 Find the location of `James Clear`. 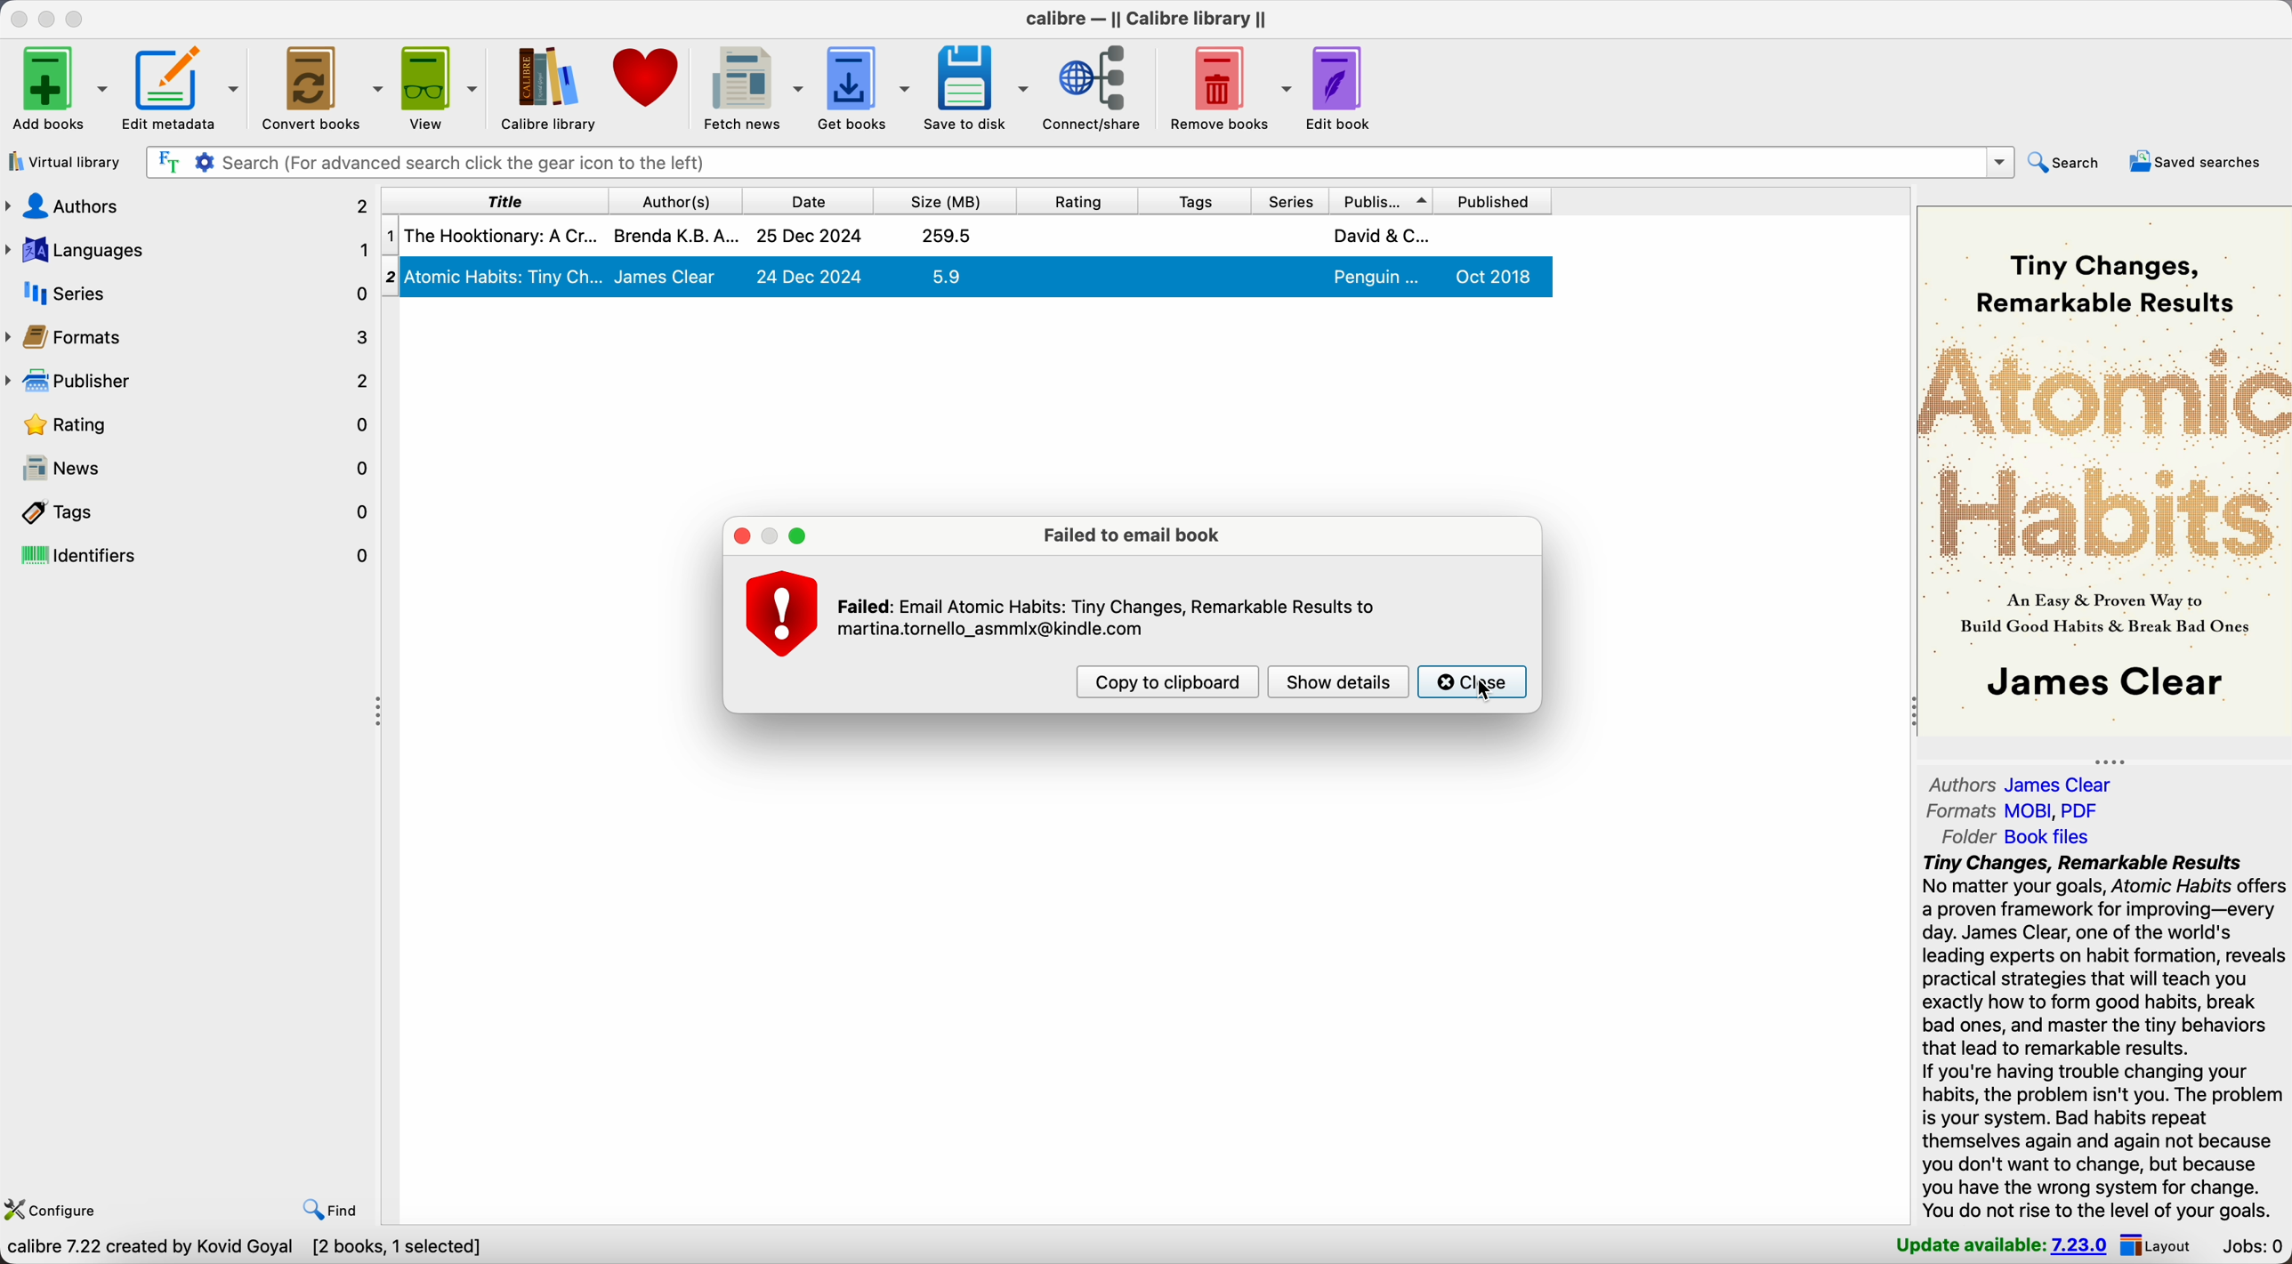

James Clear is located at coordinates (666, 277).